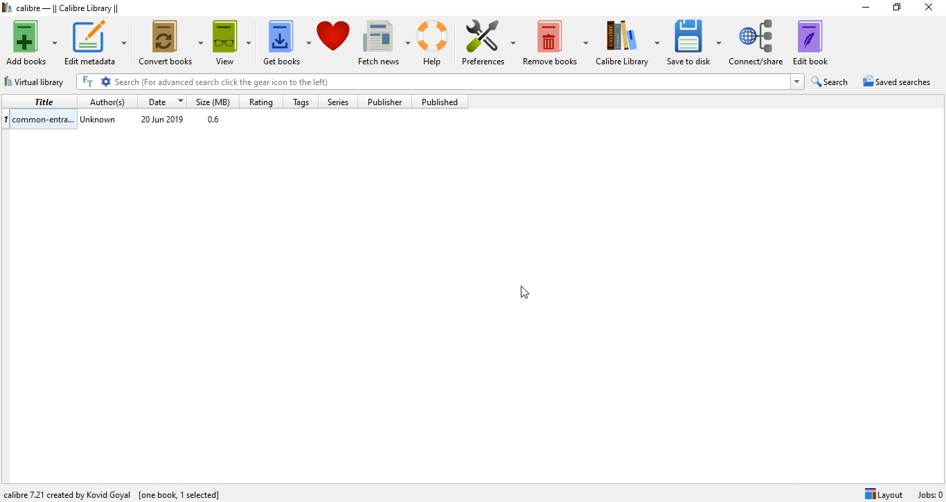  Describe the element at coordinates (899, 83) in the screenshot. I see `Saves searches` at that location.